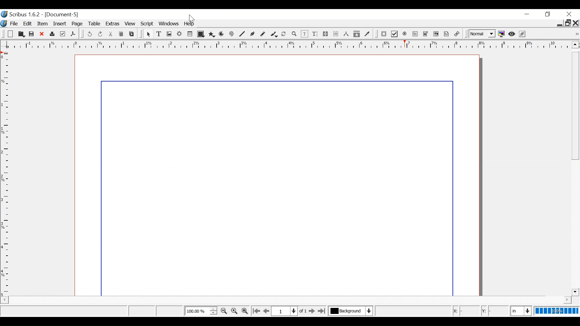 The width and height of the screenshot is (580, 326). I want to click on PDF List Box , so click(436, 34).